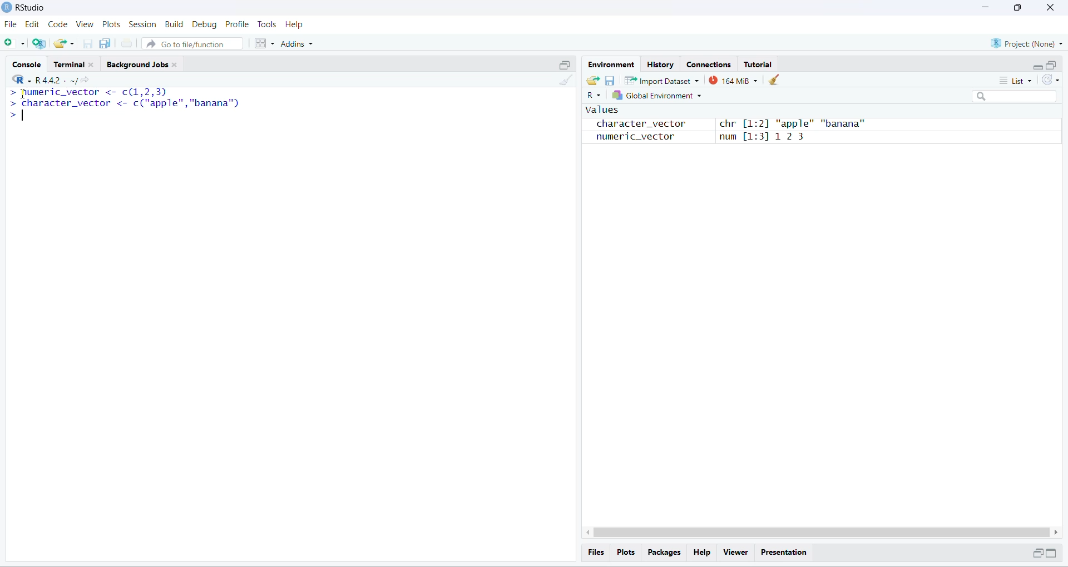  Describe the element at coordinates (664, 553) in the screenshot. I see `Packages` at that location.